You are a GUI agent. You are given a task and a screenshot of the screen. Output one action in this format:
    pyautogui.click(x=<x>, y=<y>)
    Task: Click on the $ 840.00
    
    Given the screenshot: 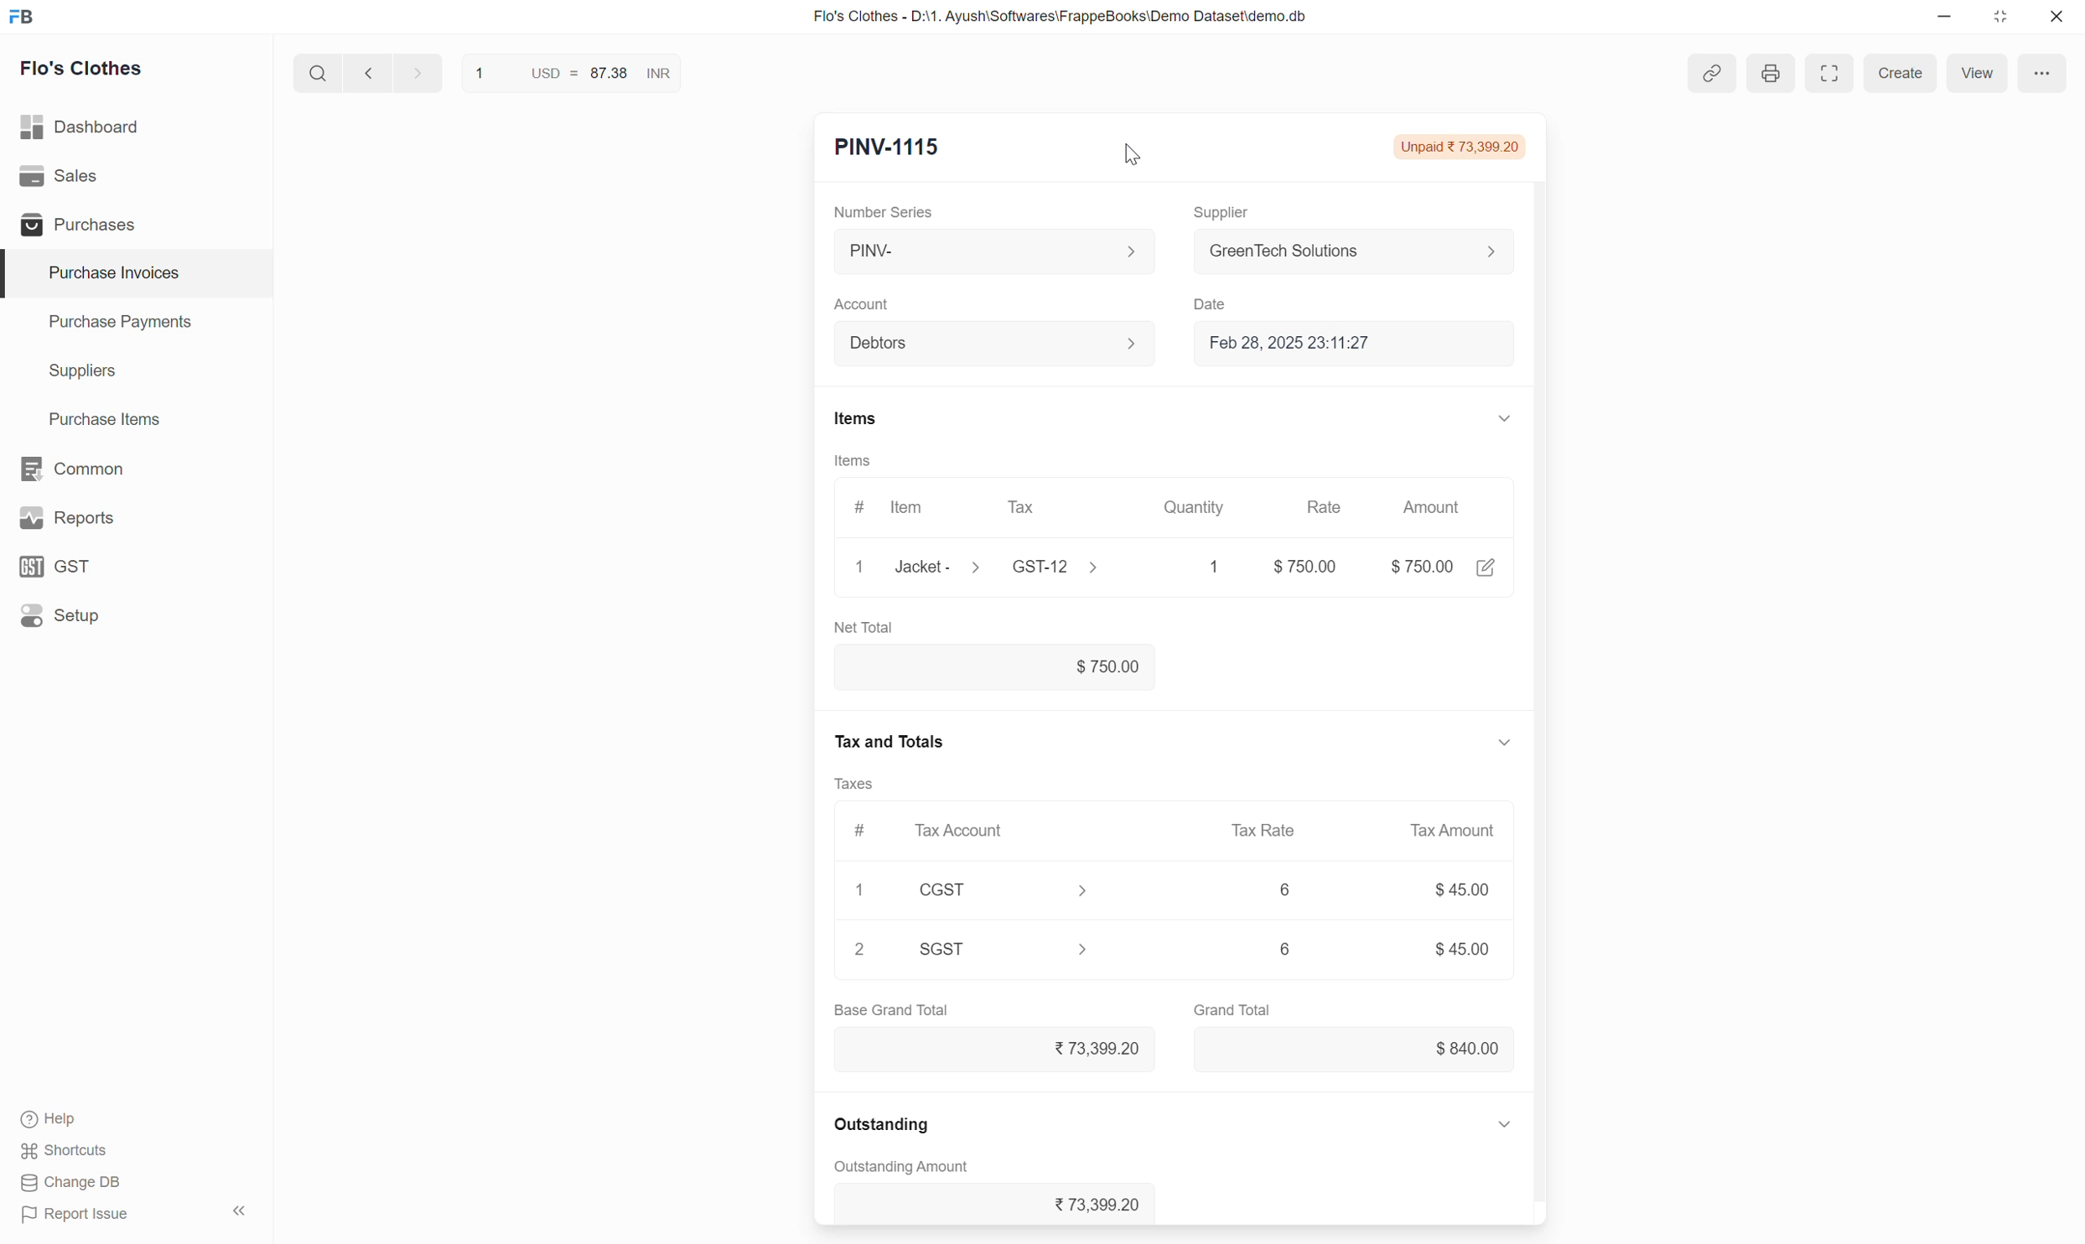 What is the action you would take?
    pyautogui.click(x=1355, y=1050)
    